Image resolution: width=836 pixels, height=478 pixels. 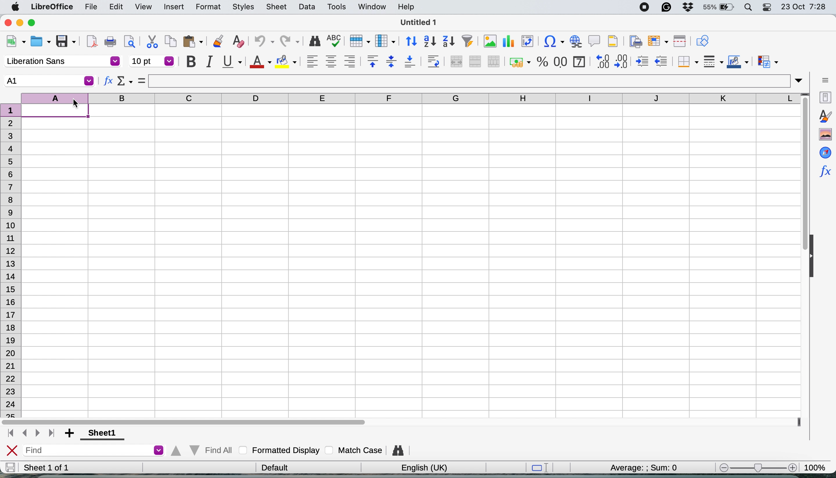 What do you see at coordinates (279, 7) in the screenshot?
I see `sheet` at bounding box center [279, 7].